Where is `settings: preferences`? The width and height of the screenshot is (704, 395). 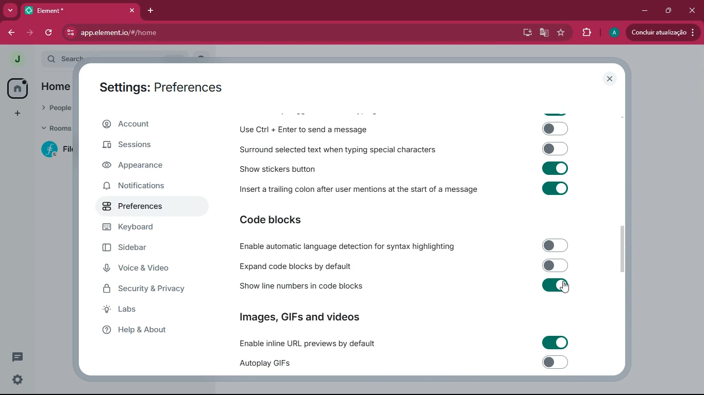 settings: preferences is located at coordinates (160, 85).